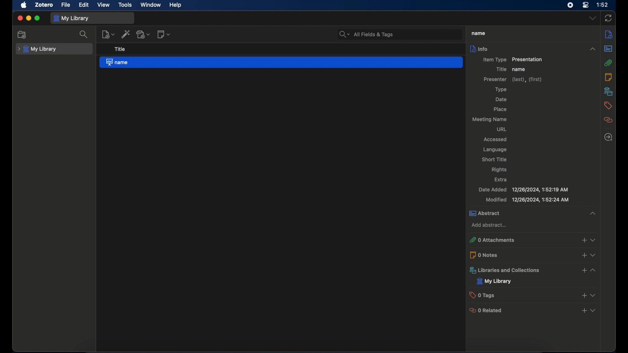  I want to click on tags, so click(608, 106).